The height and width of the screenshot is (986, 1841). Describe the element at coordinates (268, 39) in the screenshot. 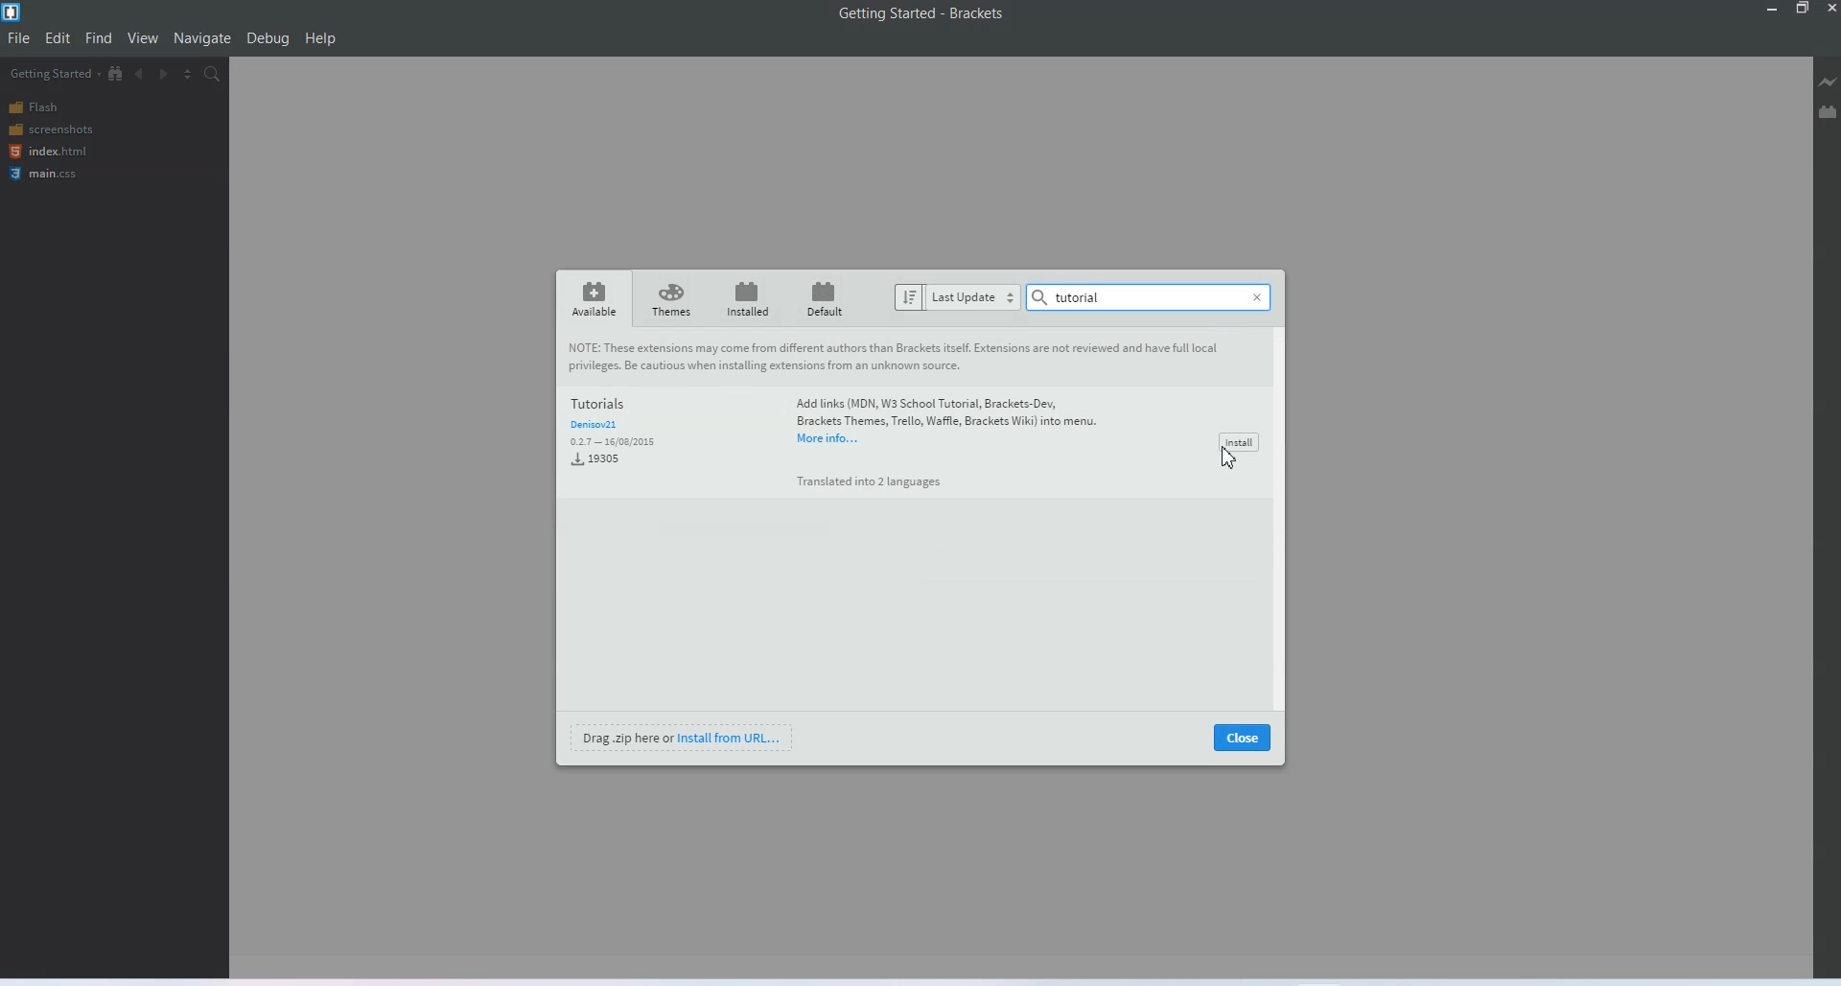

I see `Debug` at that location.